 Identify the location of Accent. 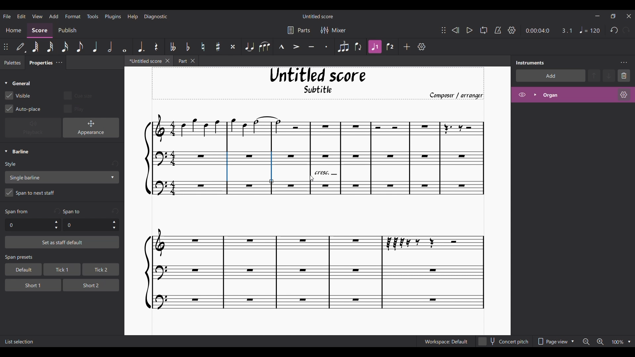
(296, 47).